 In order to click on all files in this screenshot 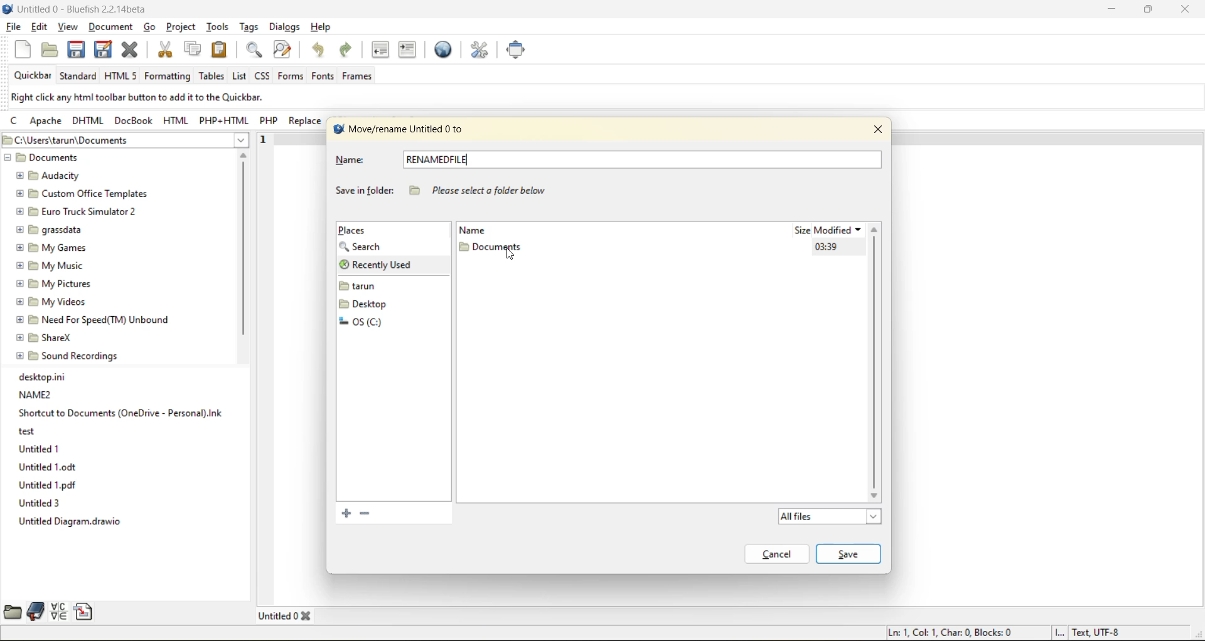, I will do `click(832, 515)`.